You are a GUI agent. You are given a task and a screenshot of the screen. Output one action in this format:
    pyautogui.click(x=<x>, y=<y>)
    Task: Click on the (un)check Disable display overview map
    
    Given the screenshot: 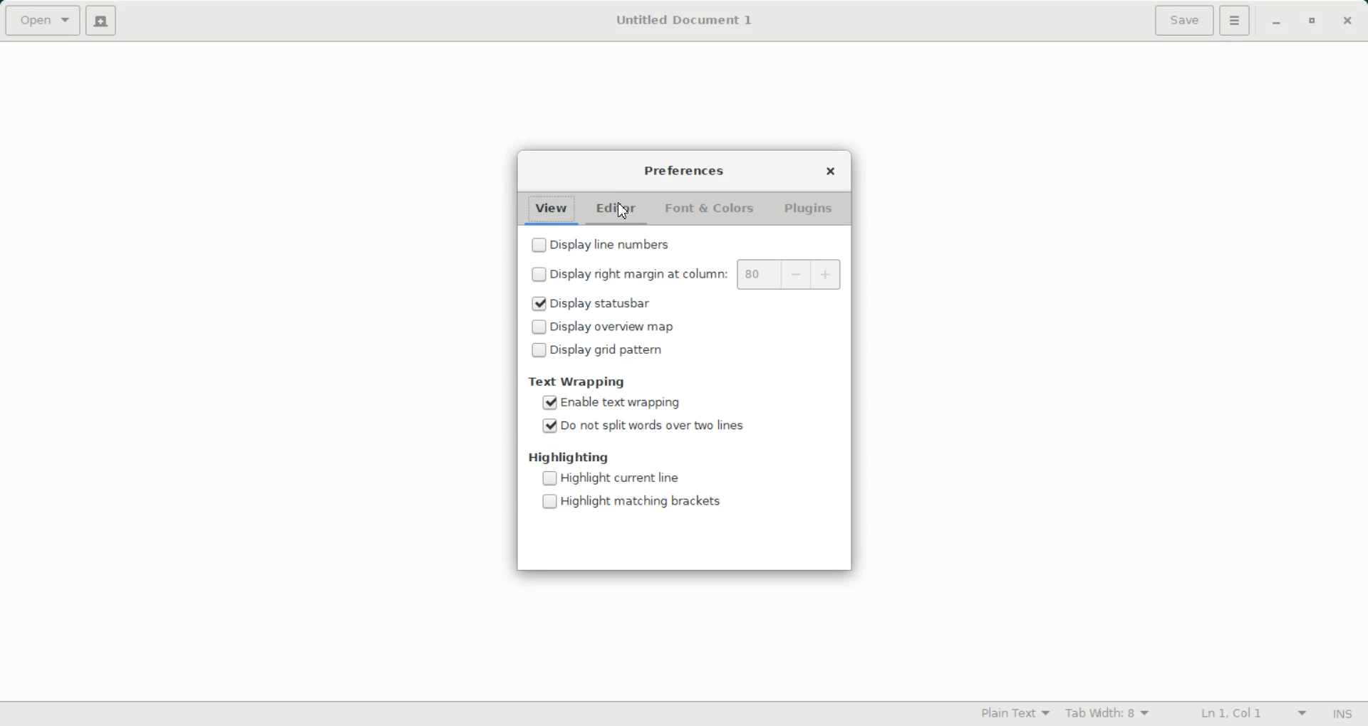 What is the action you would take?
    pyautogui.click(x=684, y=325)
    